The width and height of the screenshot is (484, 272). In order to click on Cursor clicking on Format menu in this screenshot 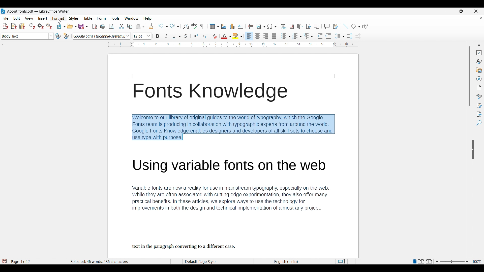, I will do `click(59, 21)`.